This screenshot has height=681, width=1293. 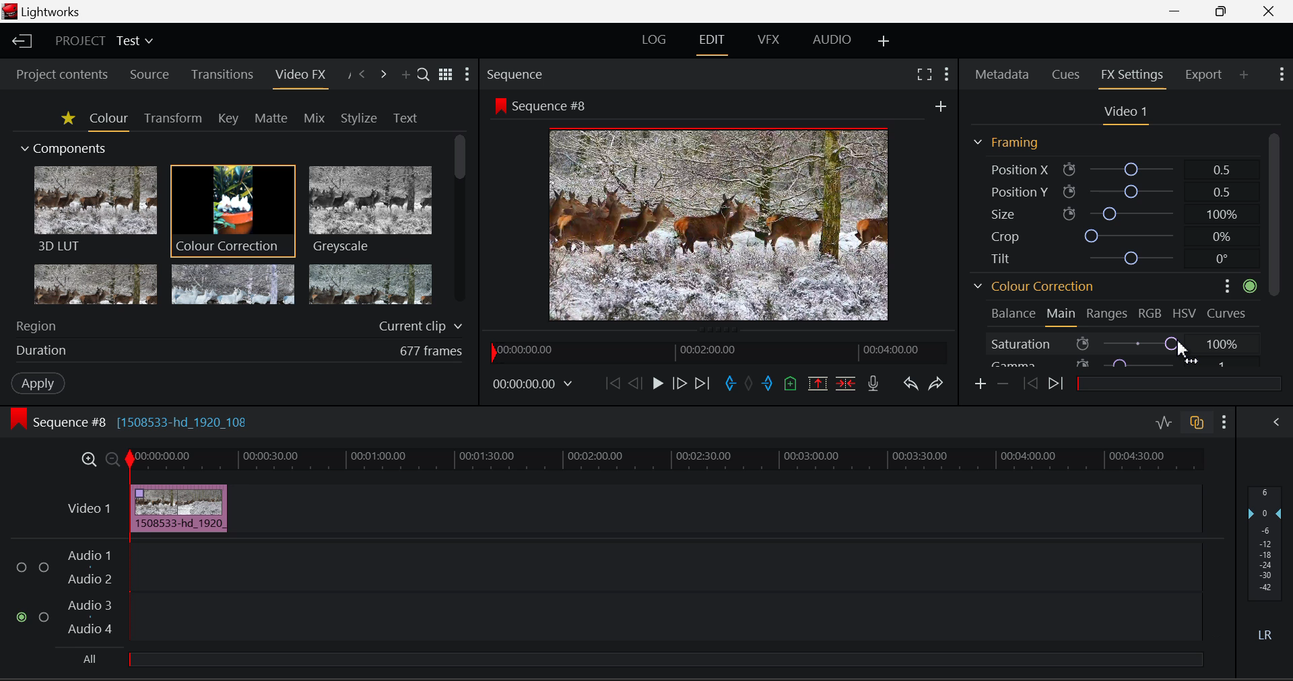 I want to click on Play, so click(x=656, y=385).